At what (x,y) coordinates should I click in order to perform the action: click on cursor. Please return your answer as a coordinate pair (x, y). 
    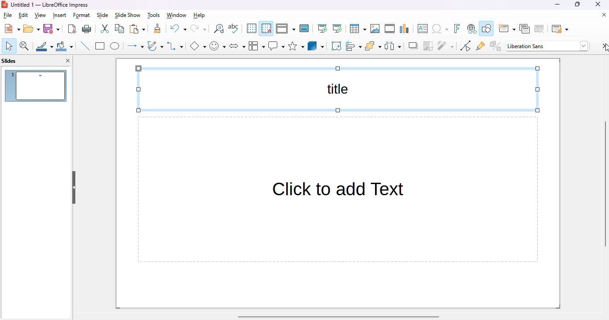
    Looking at the image, I should click on (605, 48).